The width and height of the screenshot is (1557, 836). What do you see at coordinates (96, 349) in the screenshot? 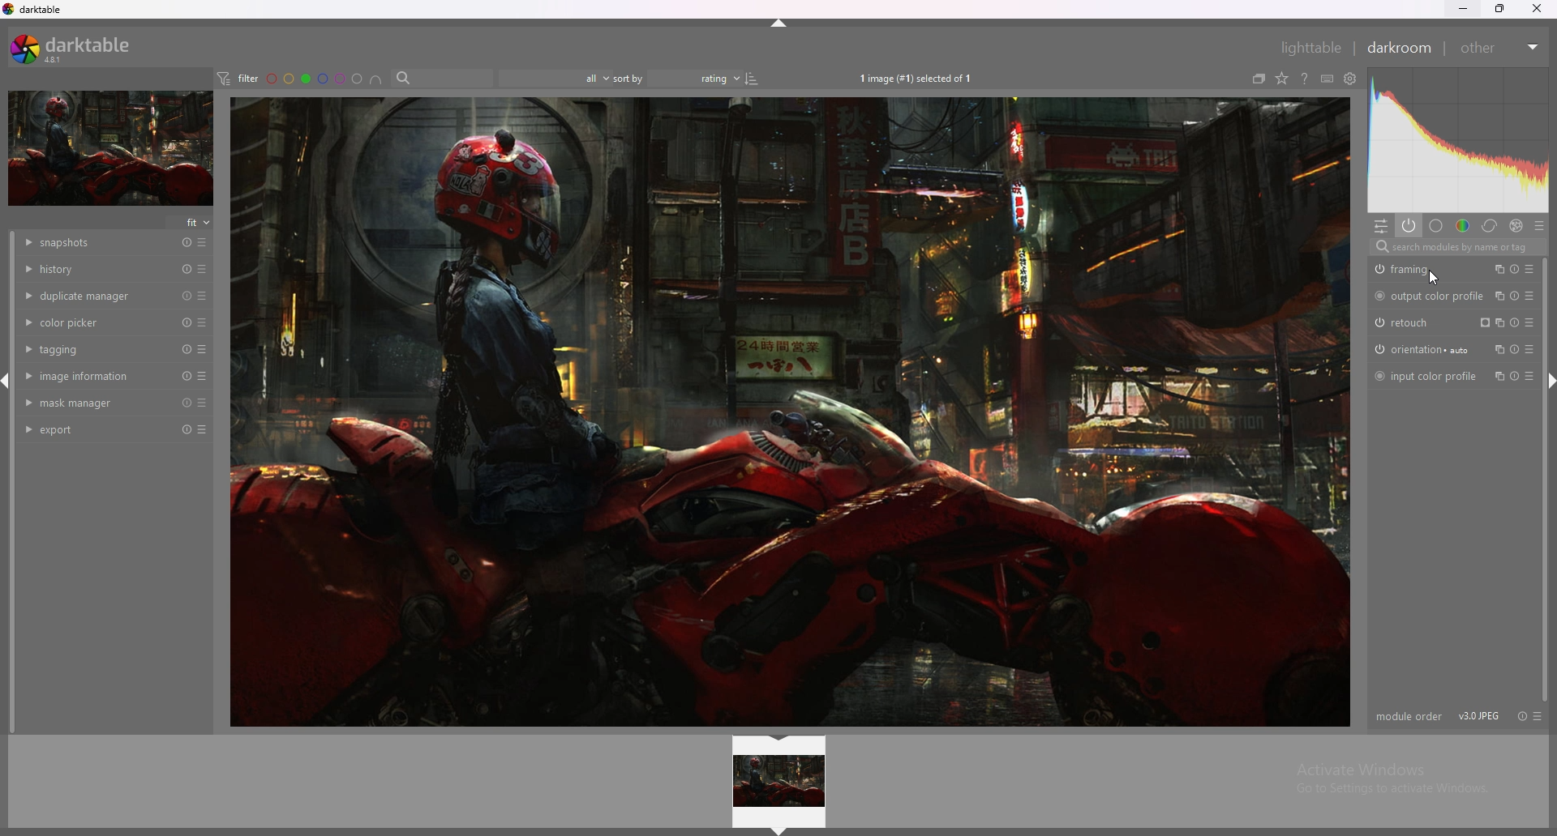
I see `tagging` at bounding box center [96, 349].